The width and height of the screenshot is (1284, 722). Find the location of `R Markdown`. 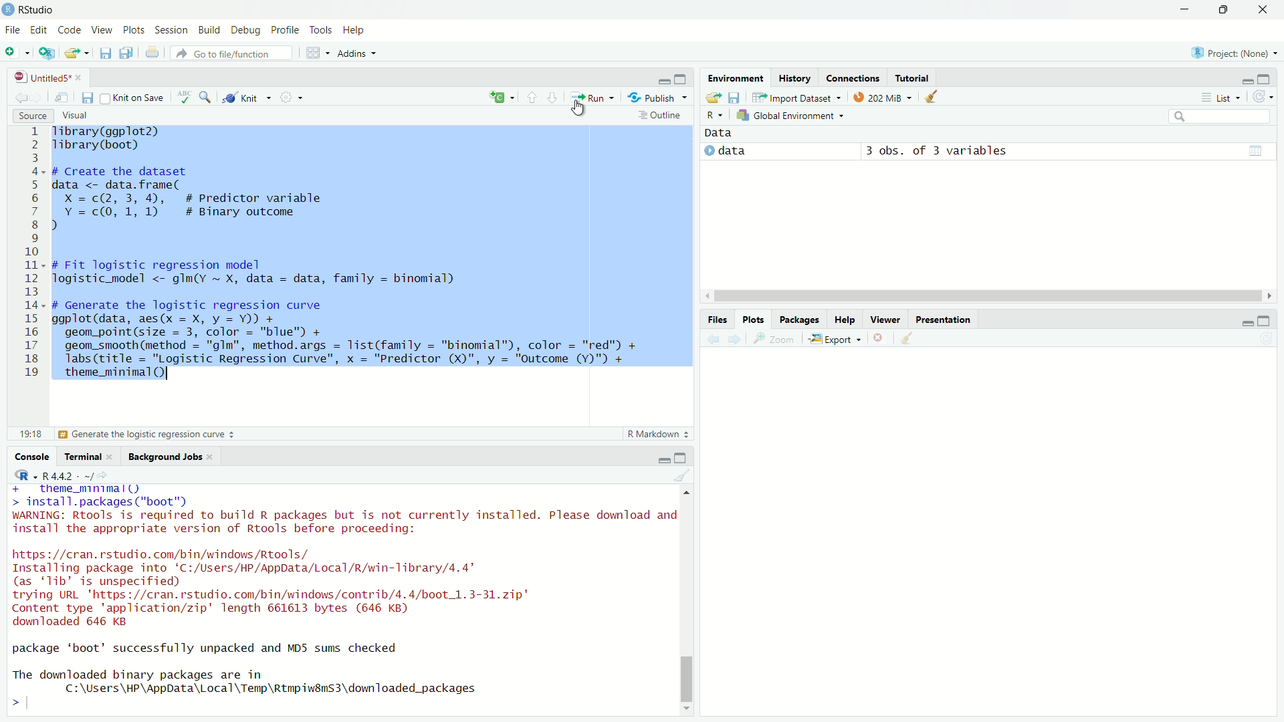

R Markdown is located at coordinates (659, 434).